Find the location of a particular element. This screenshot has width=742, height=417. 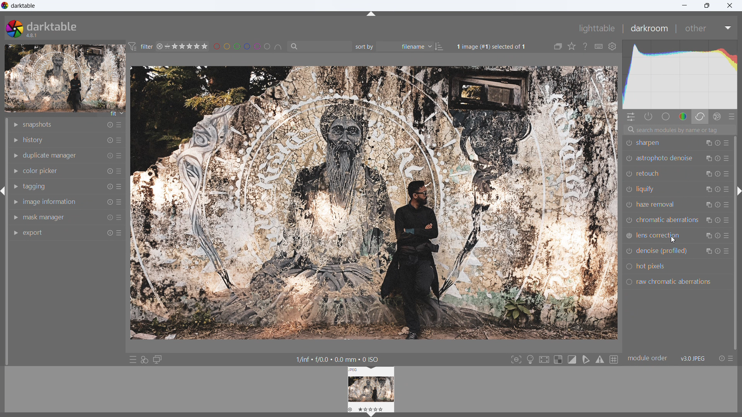

reset is located at coordinates (109, 188).